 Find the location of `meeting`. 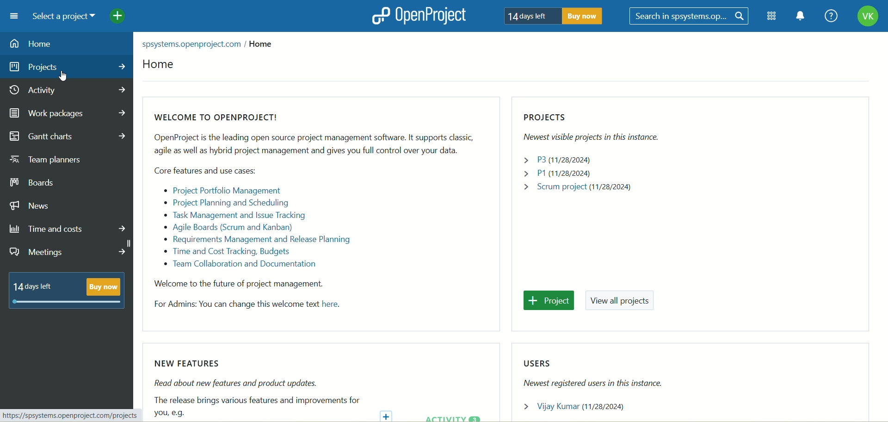

meeting is located at coordinates (65, 250).